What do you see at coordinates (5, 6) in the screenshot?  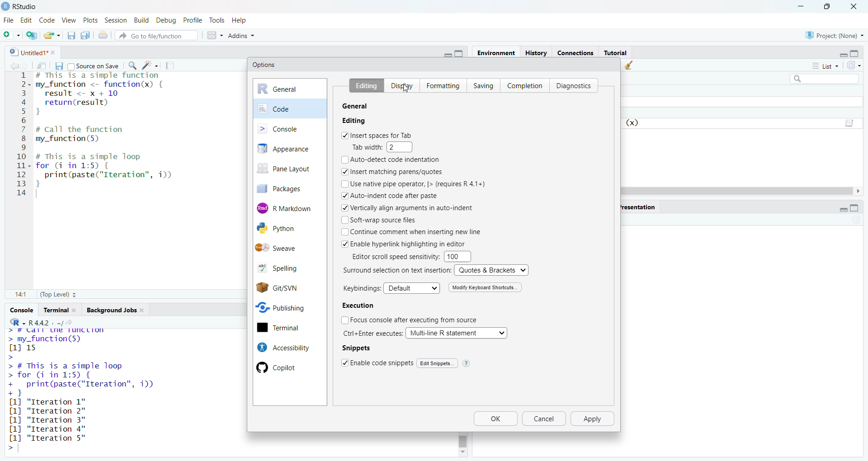 I see `logo` at bounding box center [5, 6].